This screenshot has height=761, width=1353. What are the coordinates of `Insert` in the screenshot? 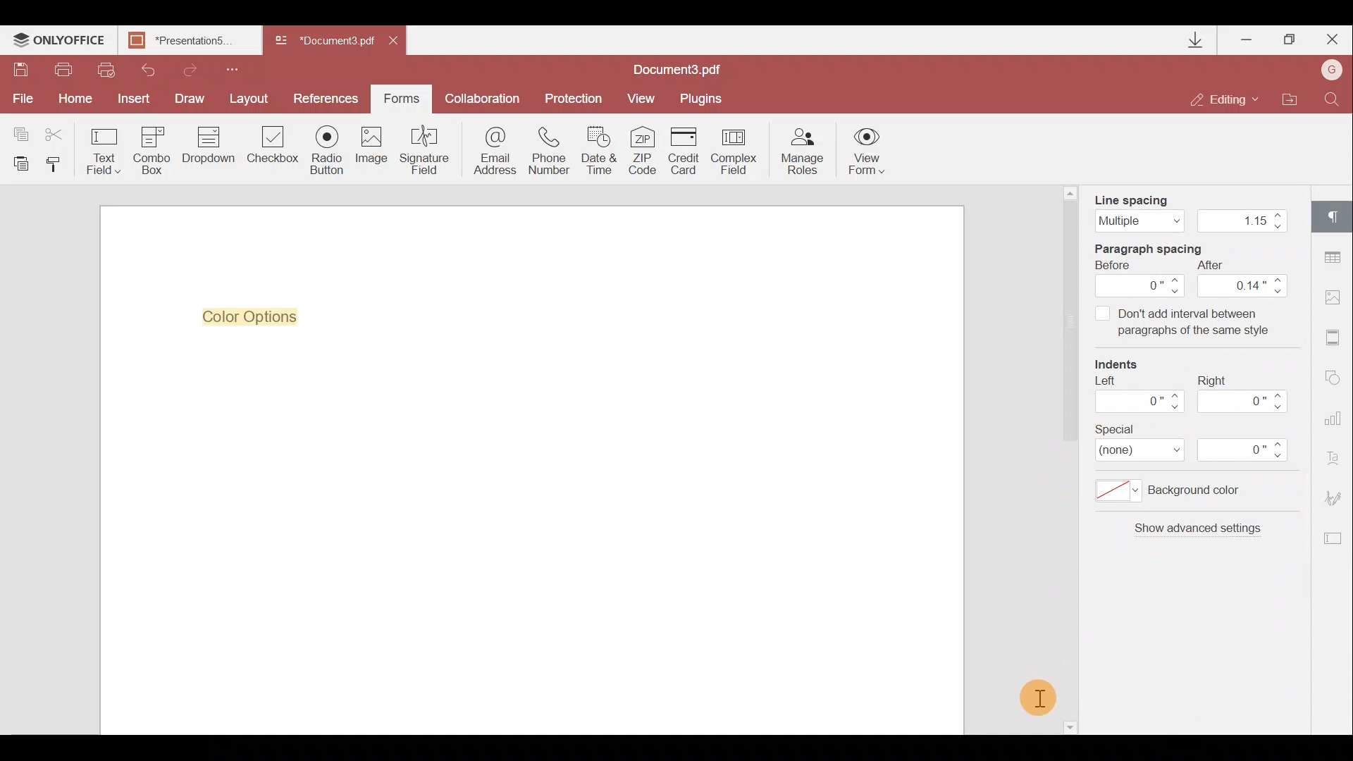 It's located at (137, 99).